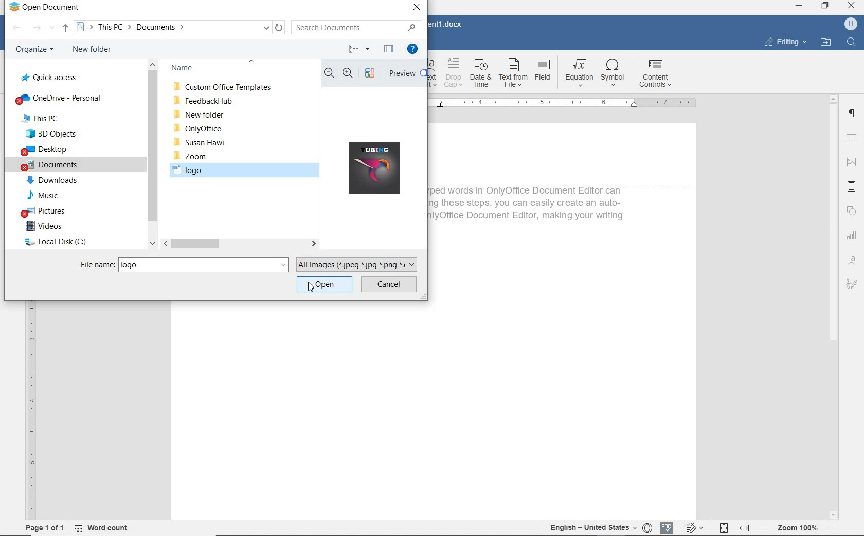 The height and width of the screenshot is (536, 864). I want to click on File PATH, so click(181, 27).